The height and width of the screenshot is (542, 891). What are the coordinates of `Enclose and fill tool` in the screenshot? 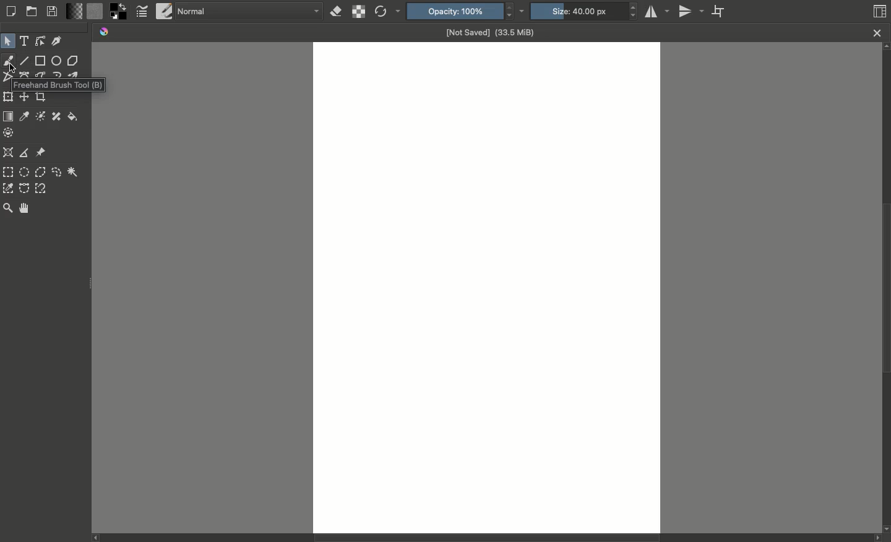 It's located at (10, 131).